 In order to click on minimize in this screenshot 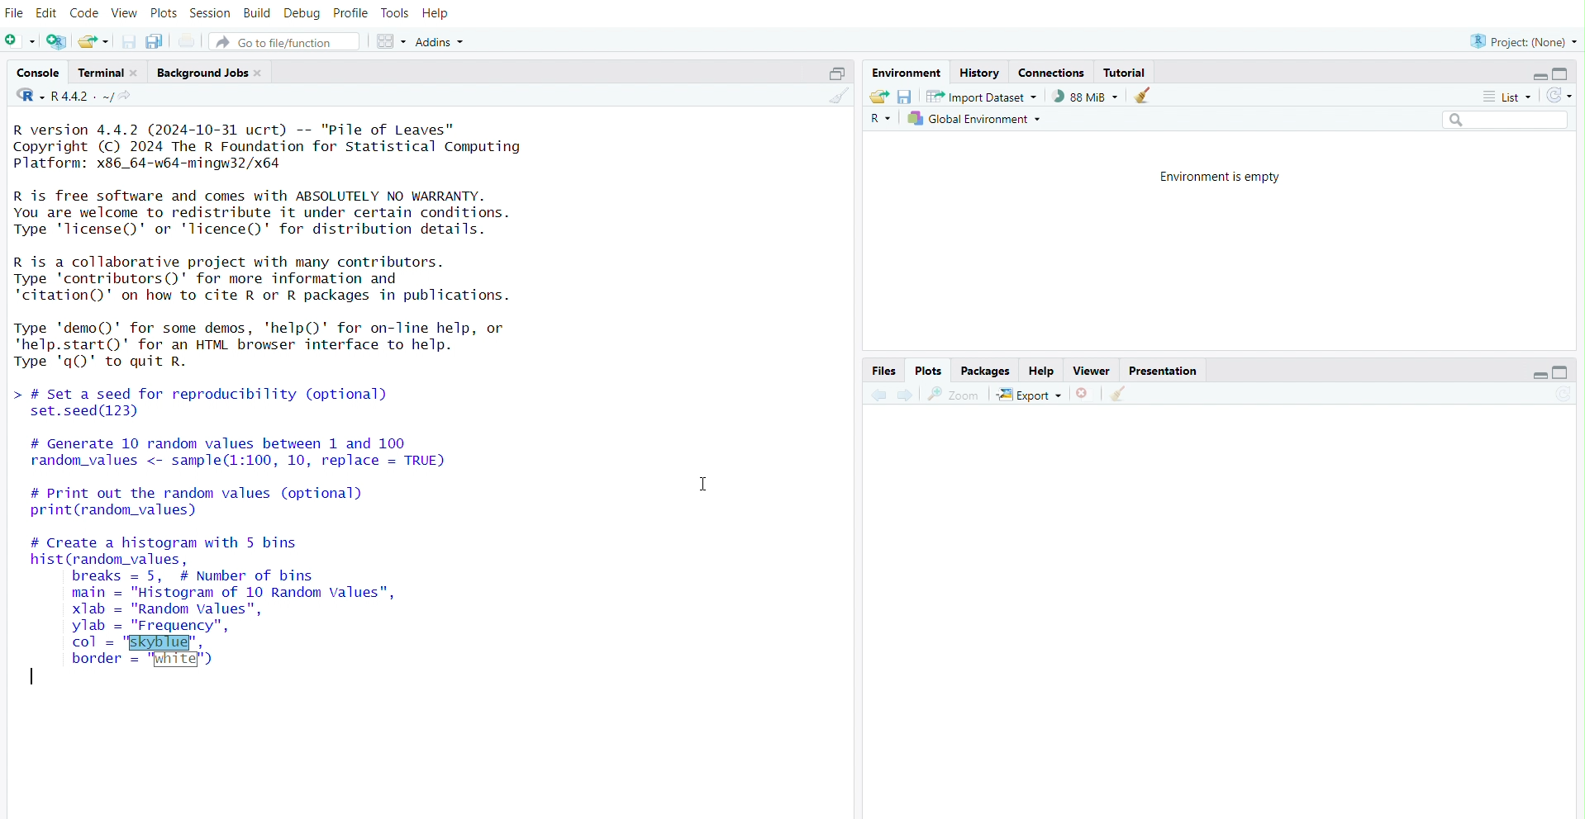, I will do `click(1535, 373)`.